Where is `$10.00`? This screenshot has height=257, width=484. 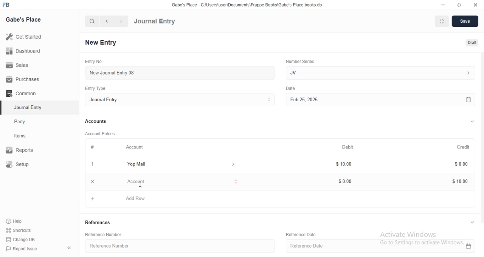
$10.00 is located at coordinates (344, 164).